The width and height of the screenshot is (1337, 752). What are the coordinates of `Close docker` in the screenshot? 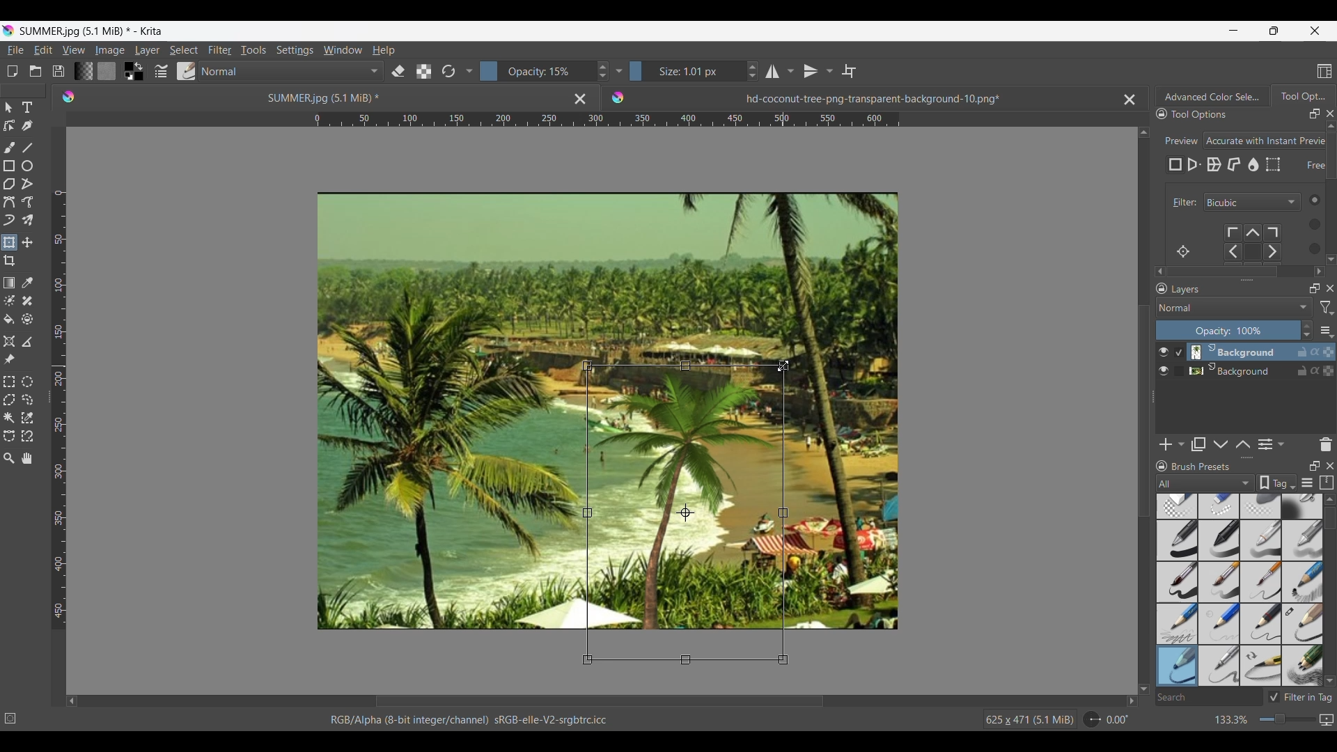 It's located at (1330, 113).